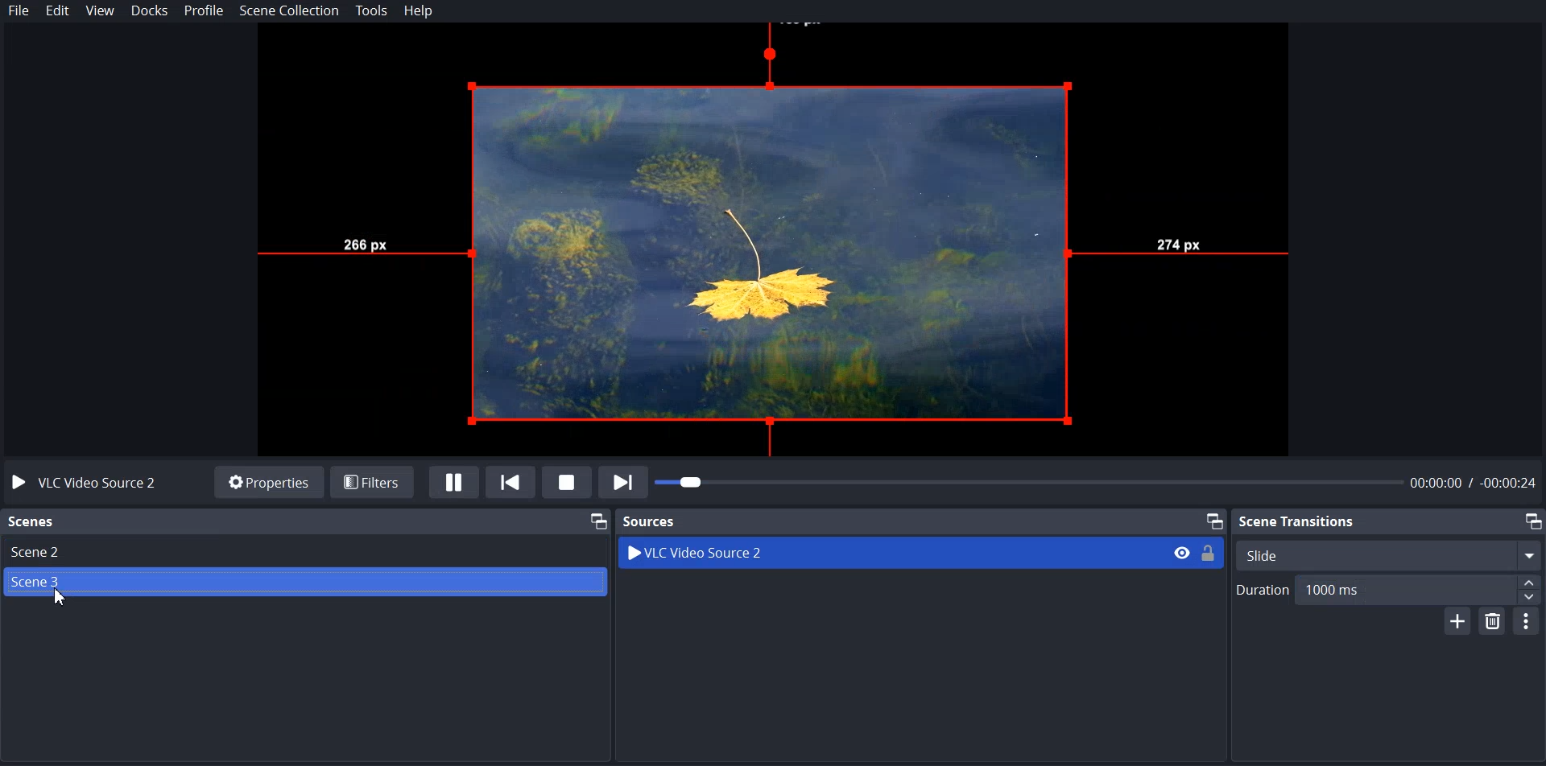 The width and height of the screenshot is (1546, 766). What do you see at coordinates (1459, 620) in the screenshot?
I see `Add Configurable Transition` at bounding box center [1459, 620].